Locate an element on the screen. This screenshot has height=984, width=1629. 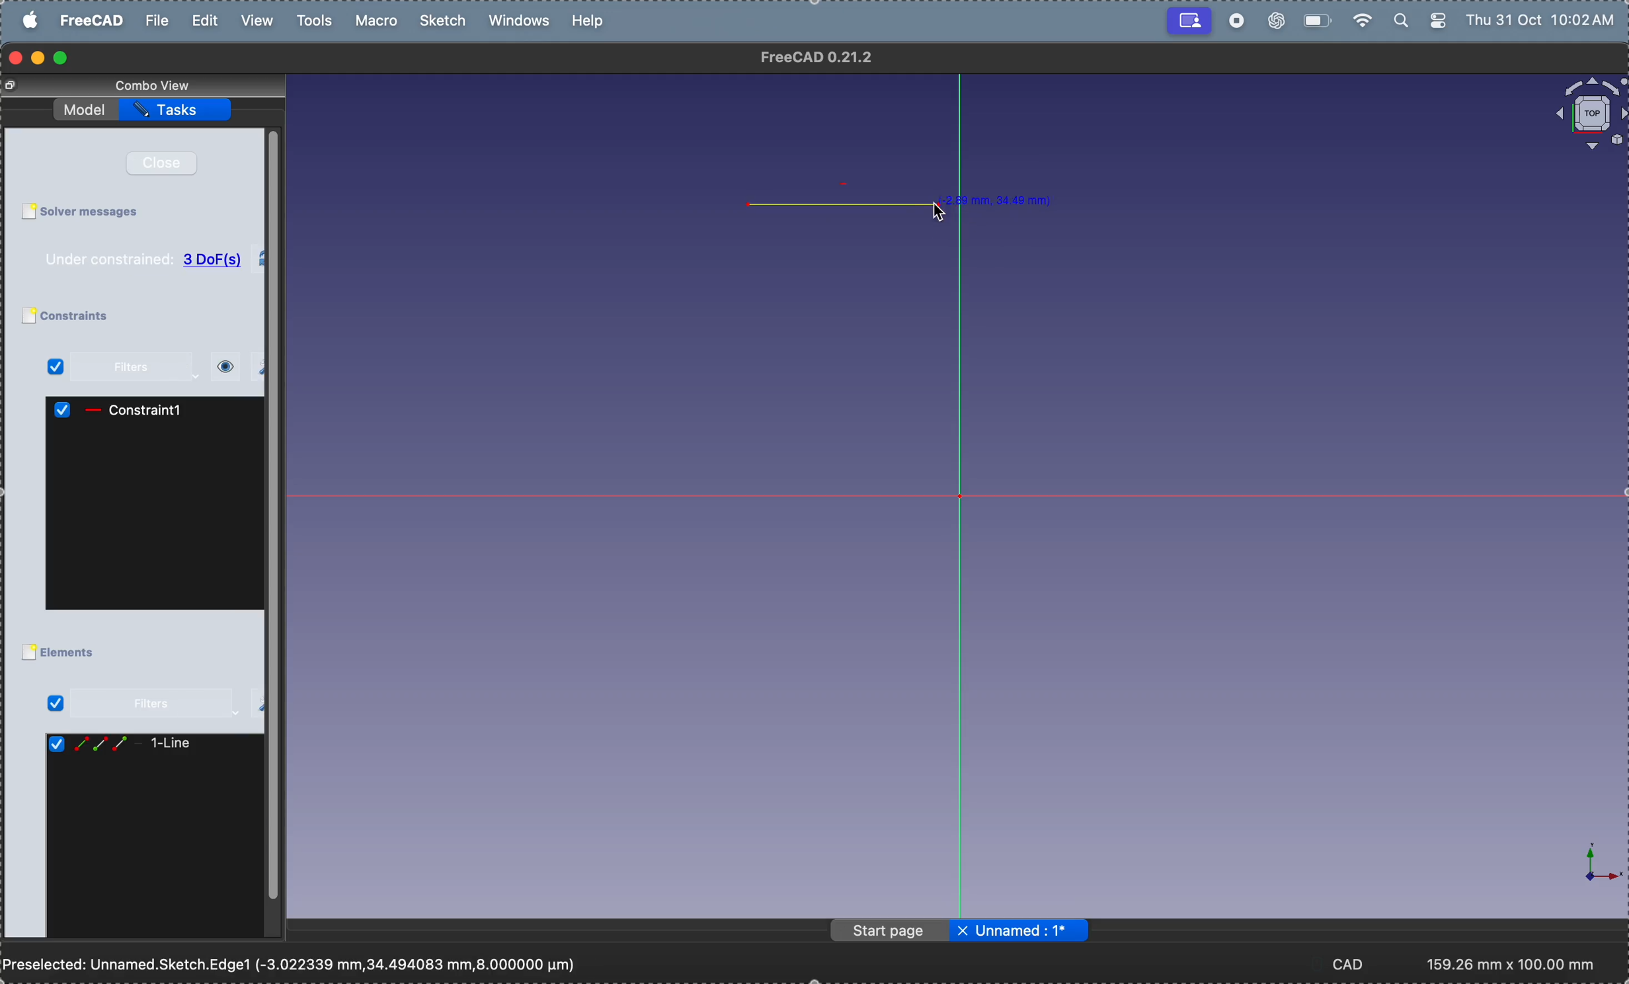
apple menu is located at coordinates (32, 20).